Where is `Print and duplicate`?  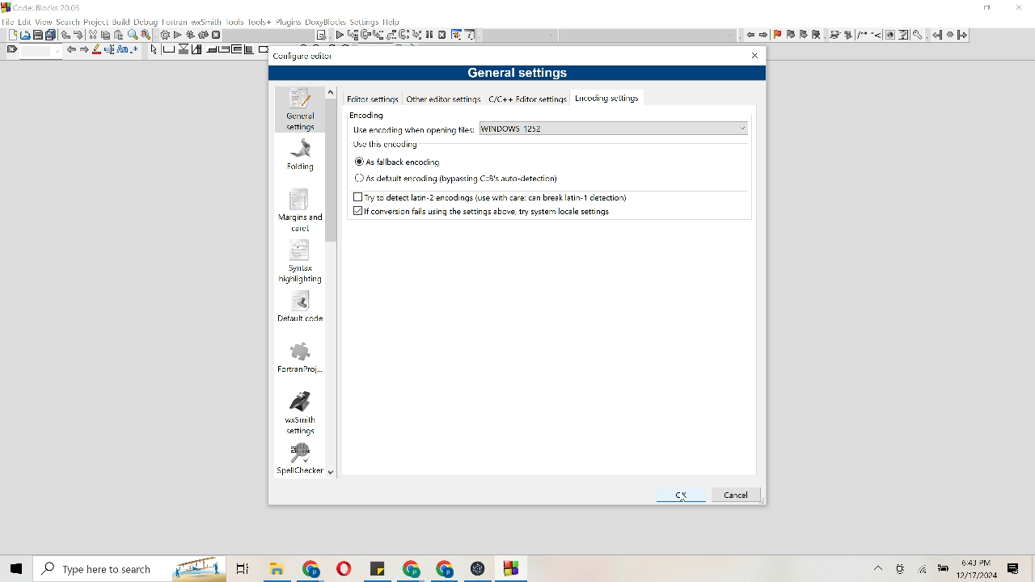
Print and duplicate is located at coordinates (45, 34).